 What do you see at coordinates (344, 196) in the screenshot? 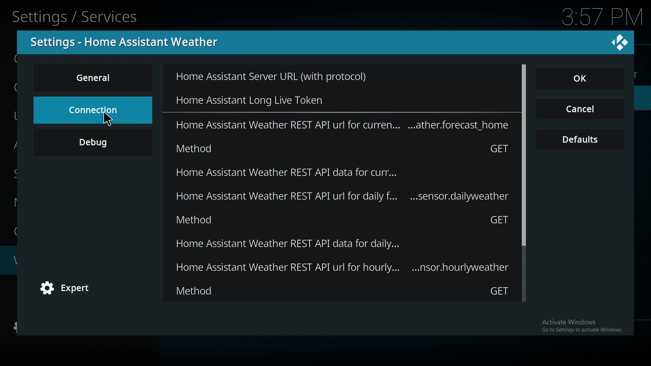
I see `home assistant weather rest api url` at bounding box center [344, 196].